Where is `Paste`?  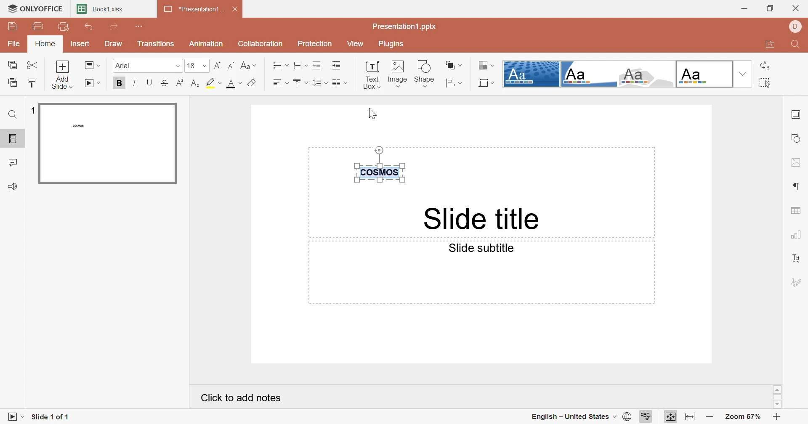
Paste is located at coordinates (9, 83).